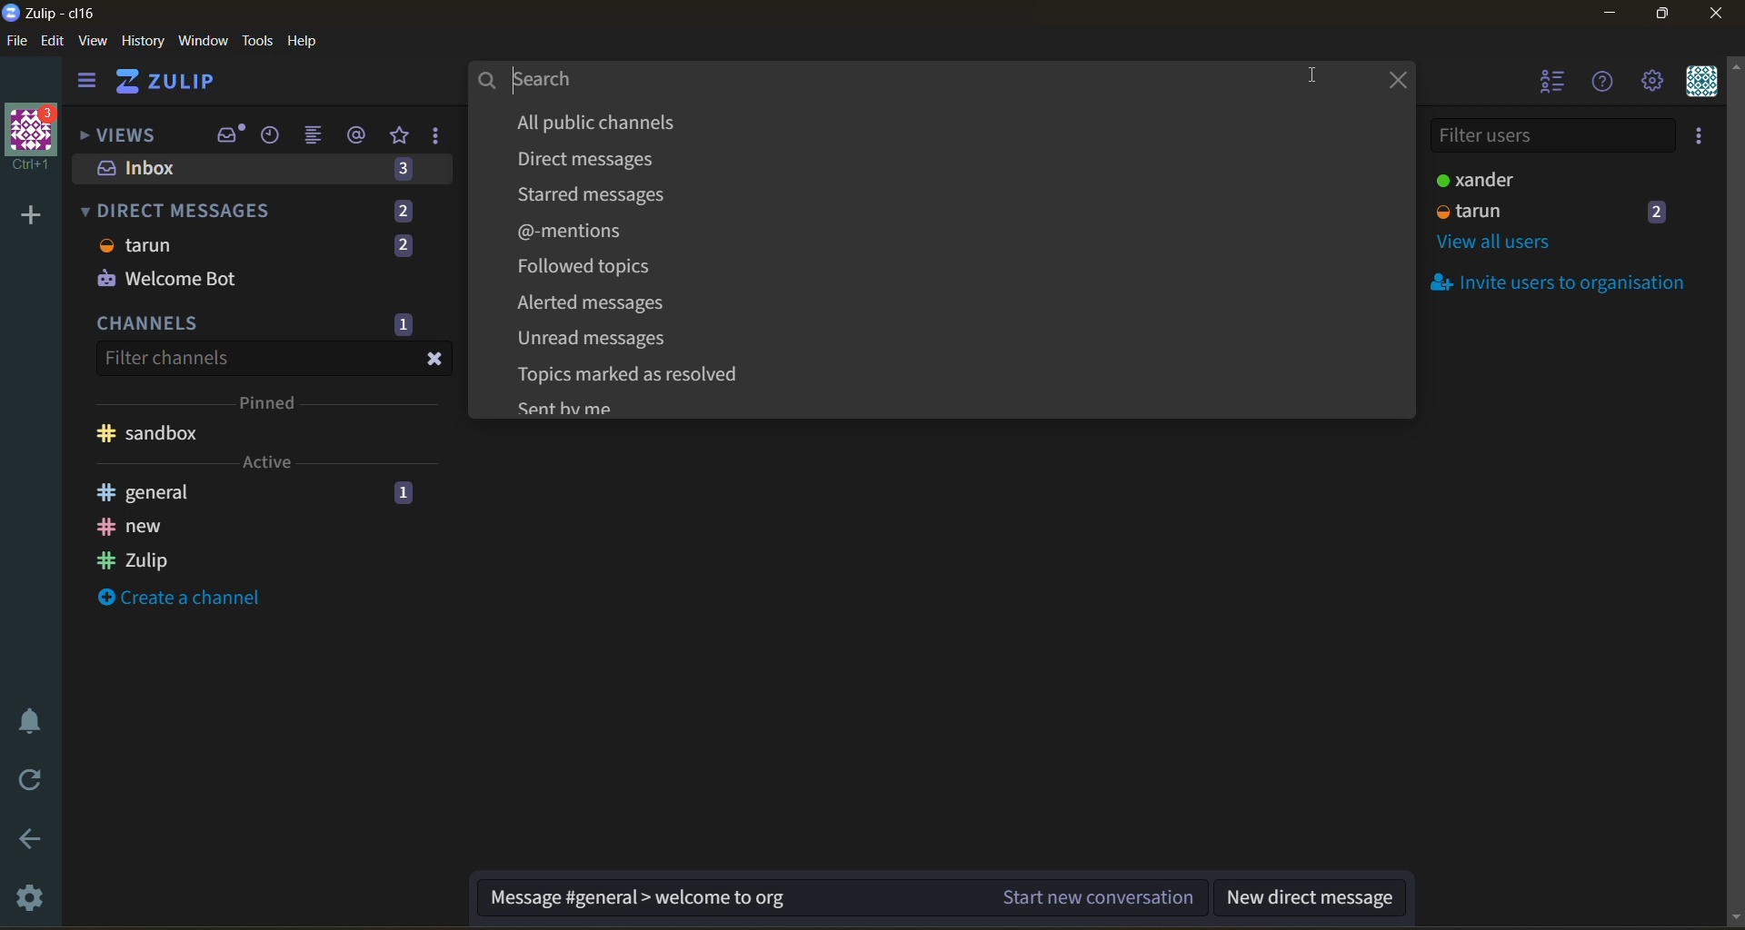 Image resolution: width=1745 pixels, height=930 pixels. I want to click on All public channels, so click(590, 123).